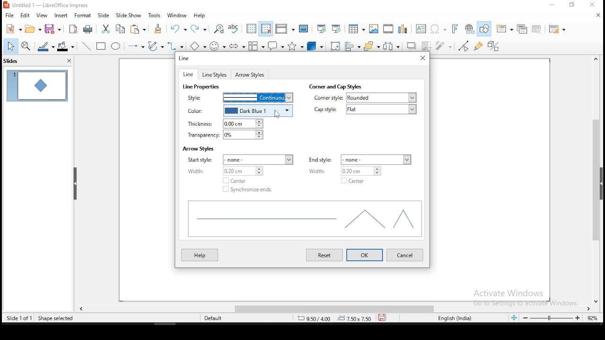  I want to click on reset, so click(326, 255).